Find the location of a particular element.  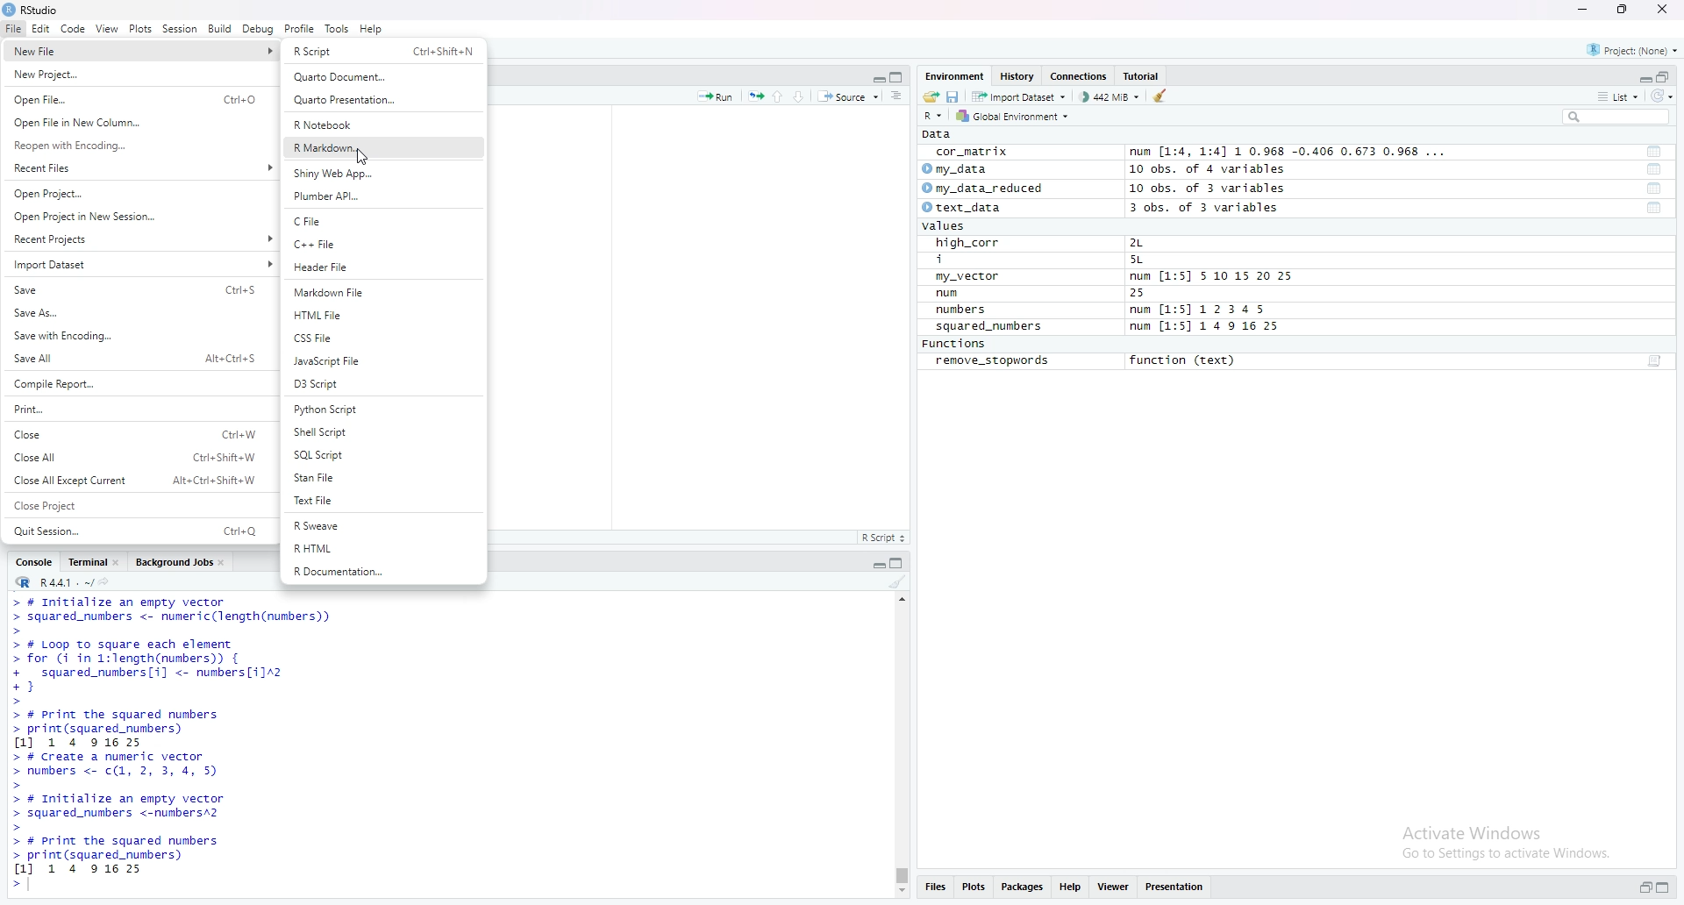

num [1:5] 1 4 9 16 25 is located at coordinates (1205, 327).